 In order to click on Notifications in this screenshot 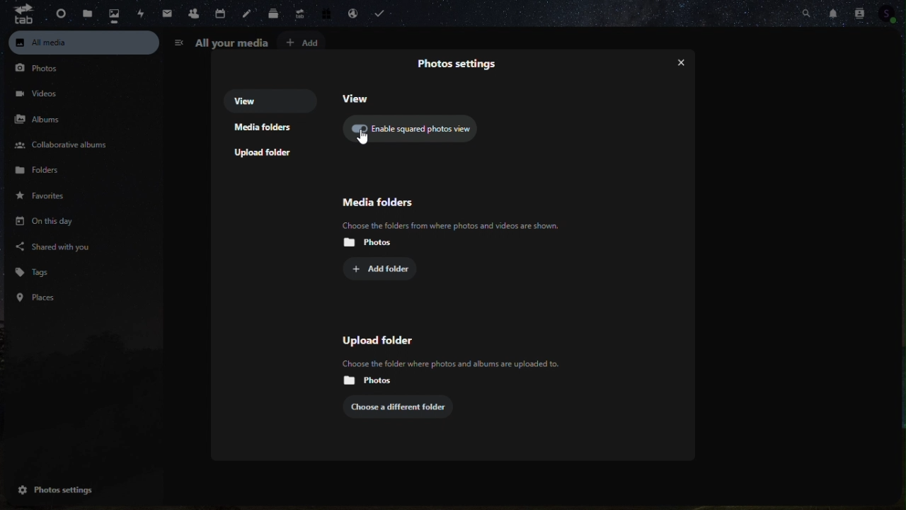, I will do `click(835, 11)`.